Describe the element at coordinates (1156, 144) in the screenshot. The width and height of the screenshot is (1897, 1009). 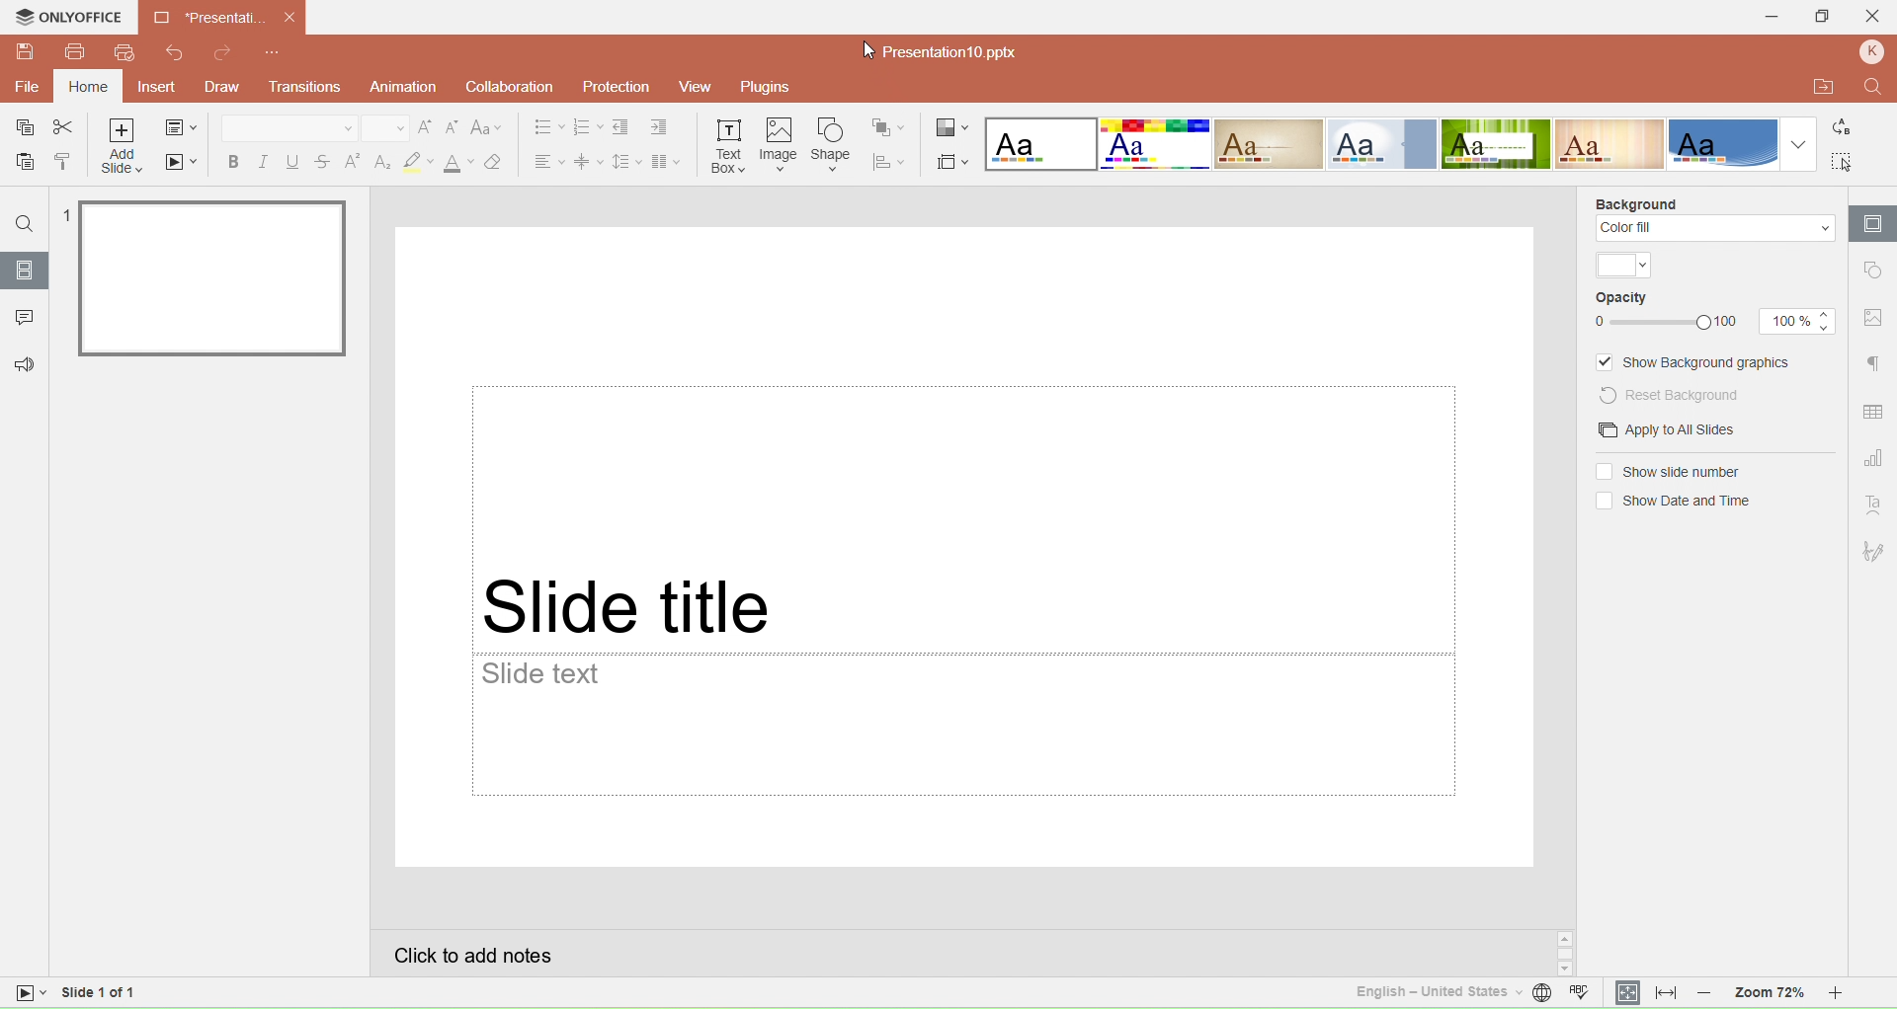
I see `Basic` at that location.